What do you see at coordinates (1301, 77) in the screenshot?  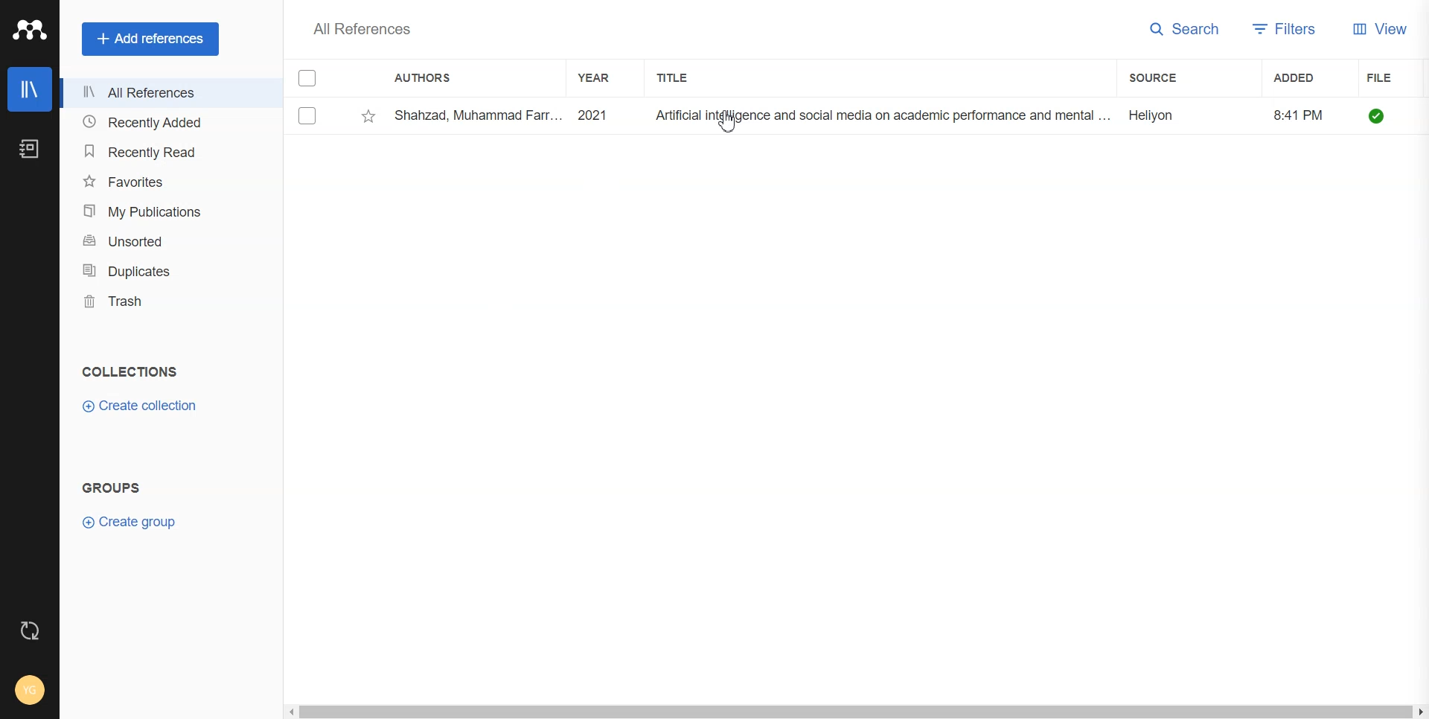 I see `Added` at bounding box center [1301, 77].